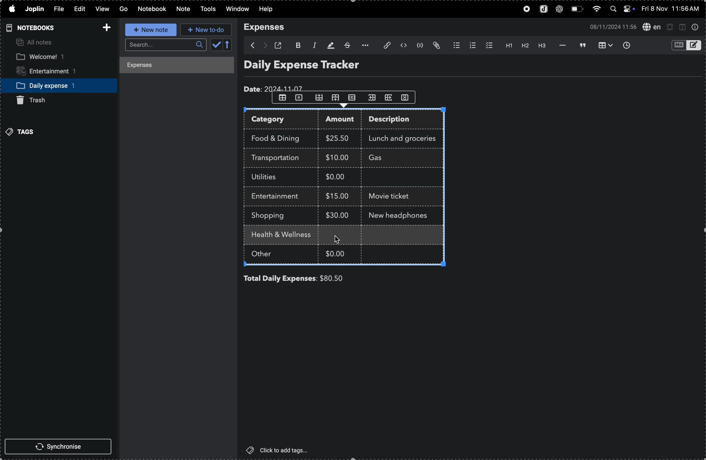  What do you see at coordinates (337, 98) in the screenshot?
I see `add row down` at bounding box center [337, 98].